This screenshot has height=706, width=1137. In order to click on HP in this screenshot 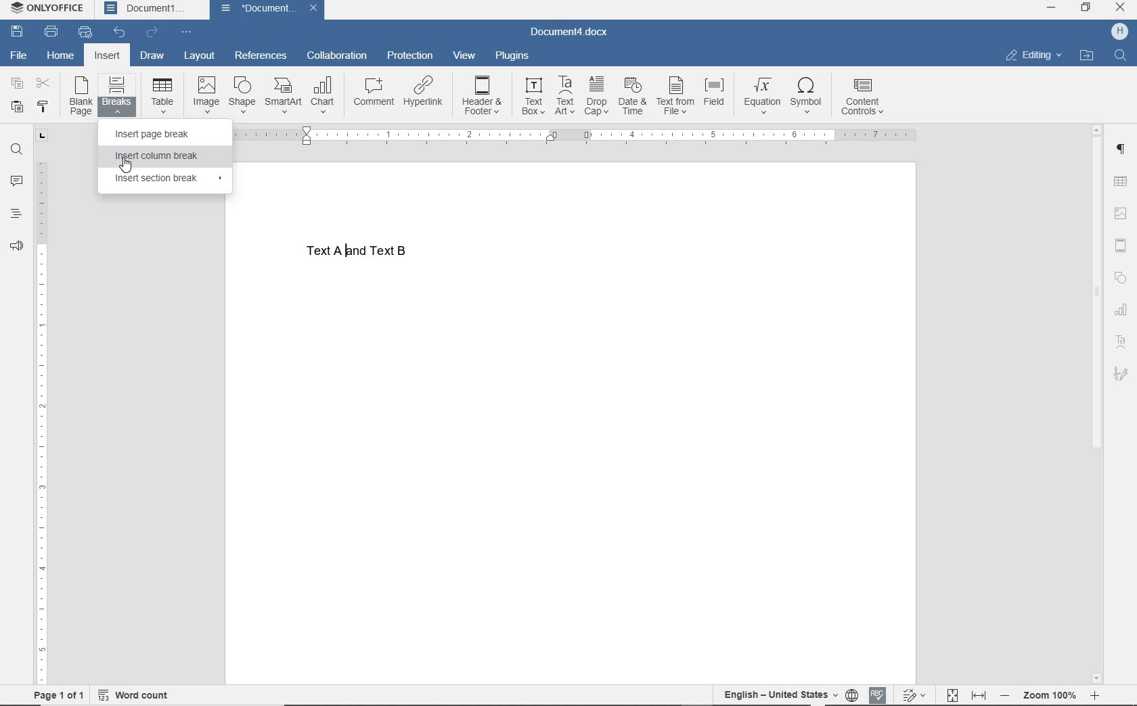, I will do `click(1119, 32)`.